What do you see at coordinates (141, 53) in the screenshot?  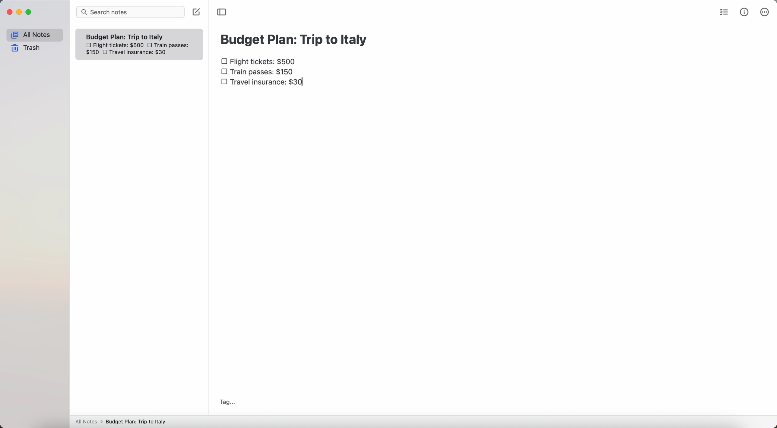 I see `travel insurance: $30` at bounding box center [141, 53].